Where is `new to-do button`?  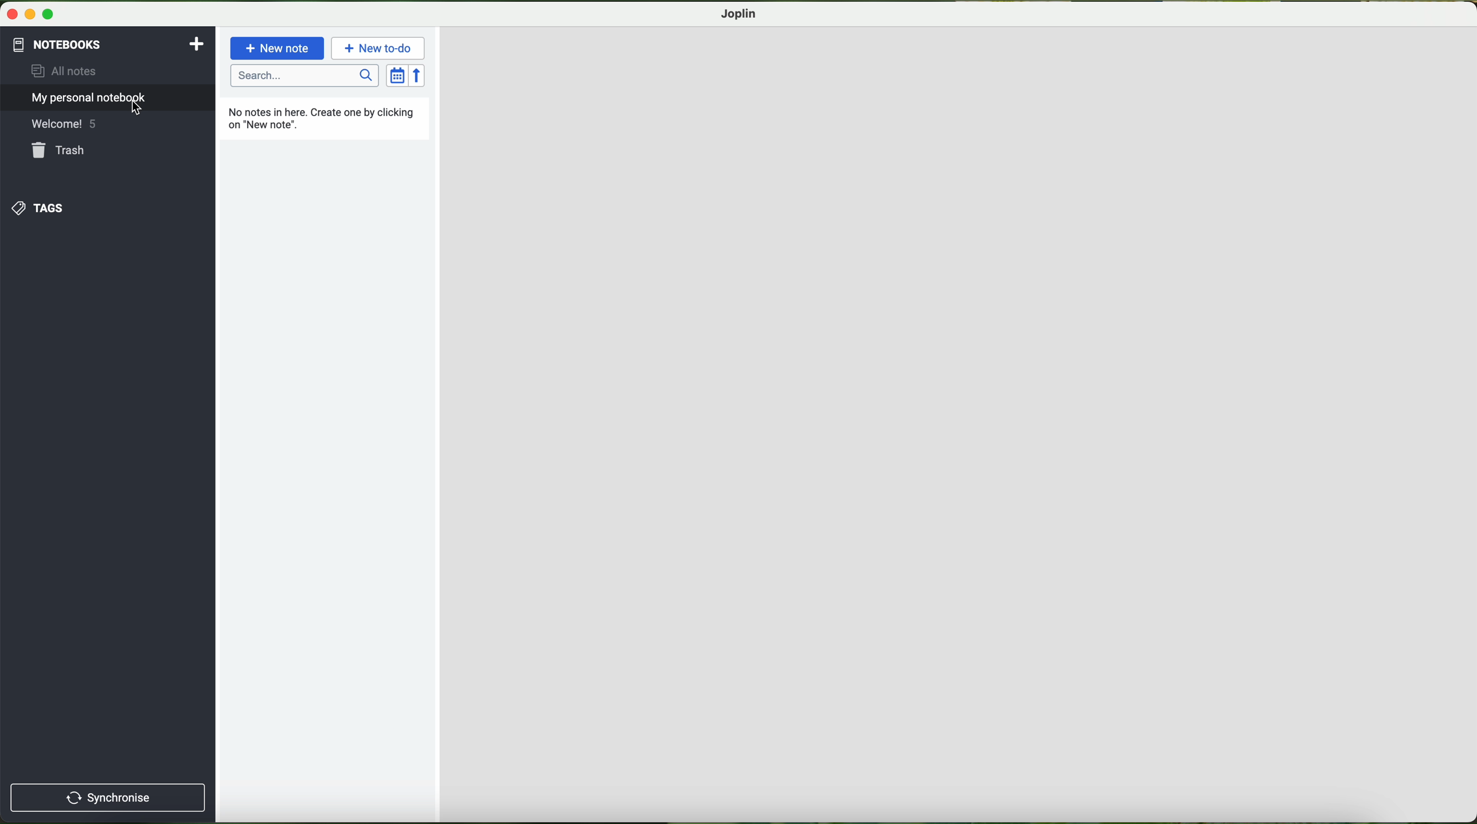 new to-do button is located at coordinates (380, 48).